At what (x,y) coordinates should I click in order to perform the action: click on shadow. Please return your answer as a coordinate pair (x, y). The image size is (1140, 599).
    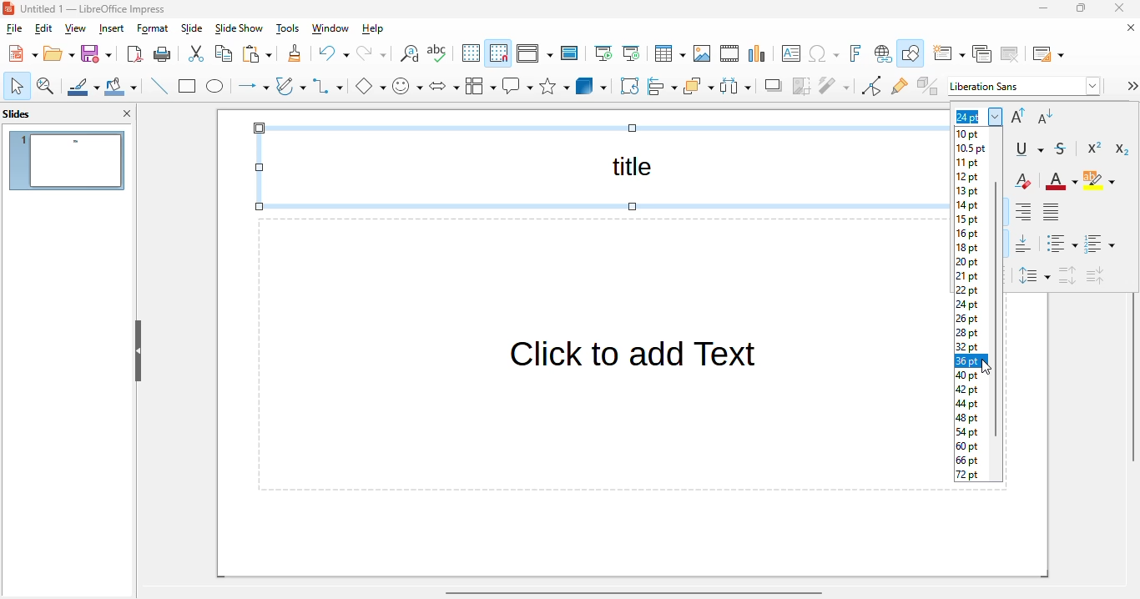
    Looking at the image, I should click on (772, 86).